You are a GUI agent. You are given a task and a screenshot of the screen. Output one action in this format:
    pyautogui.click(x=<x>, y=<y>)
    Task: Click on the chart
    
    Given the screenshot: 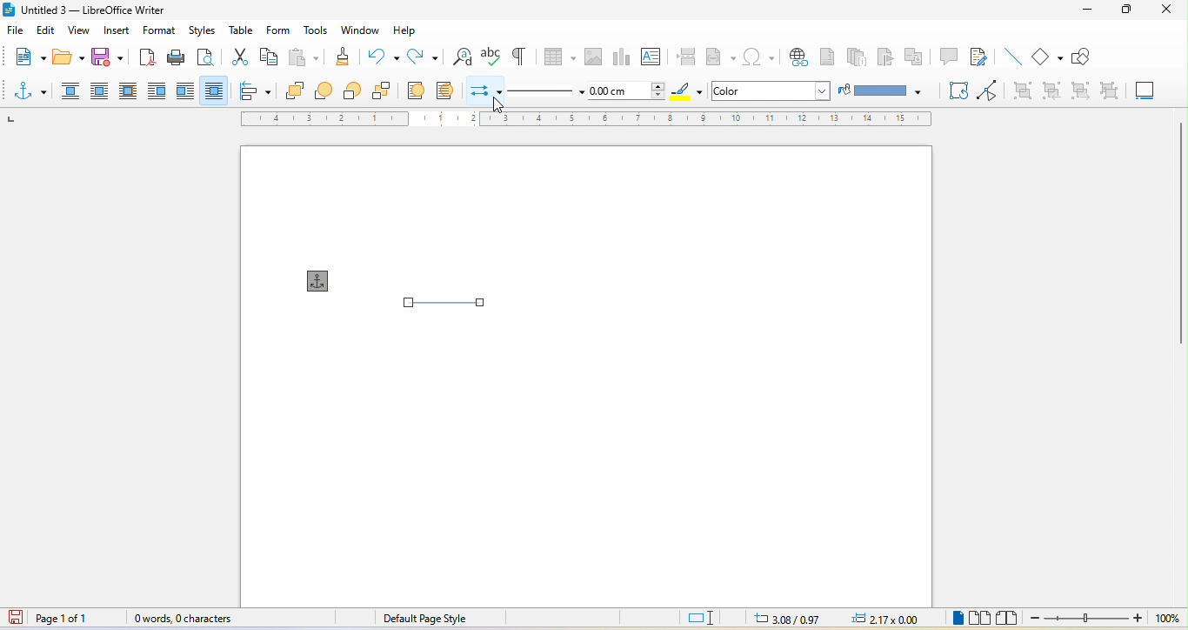 What is the action you would take?
    pyautogui.click(x=621, y=56)
    